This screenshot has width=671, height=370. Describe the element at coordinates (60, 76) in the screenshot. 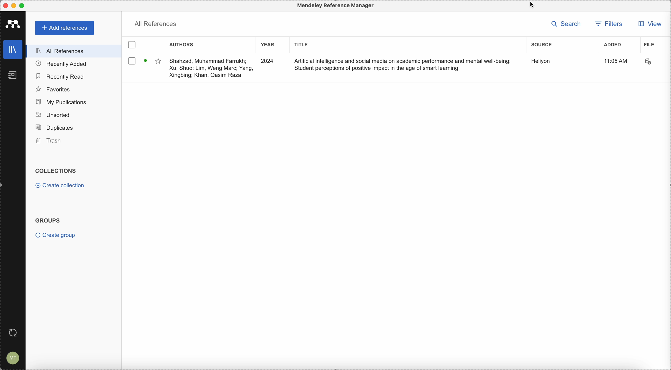

I see `recently read` at that location.